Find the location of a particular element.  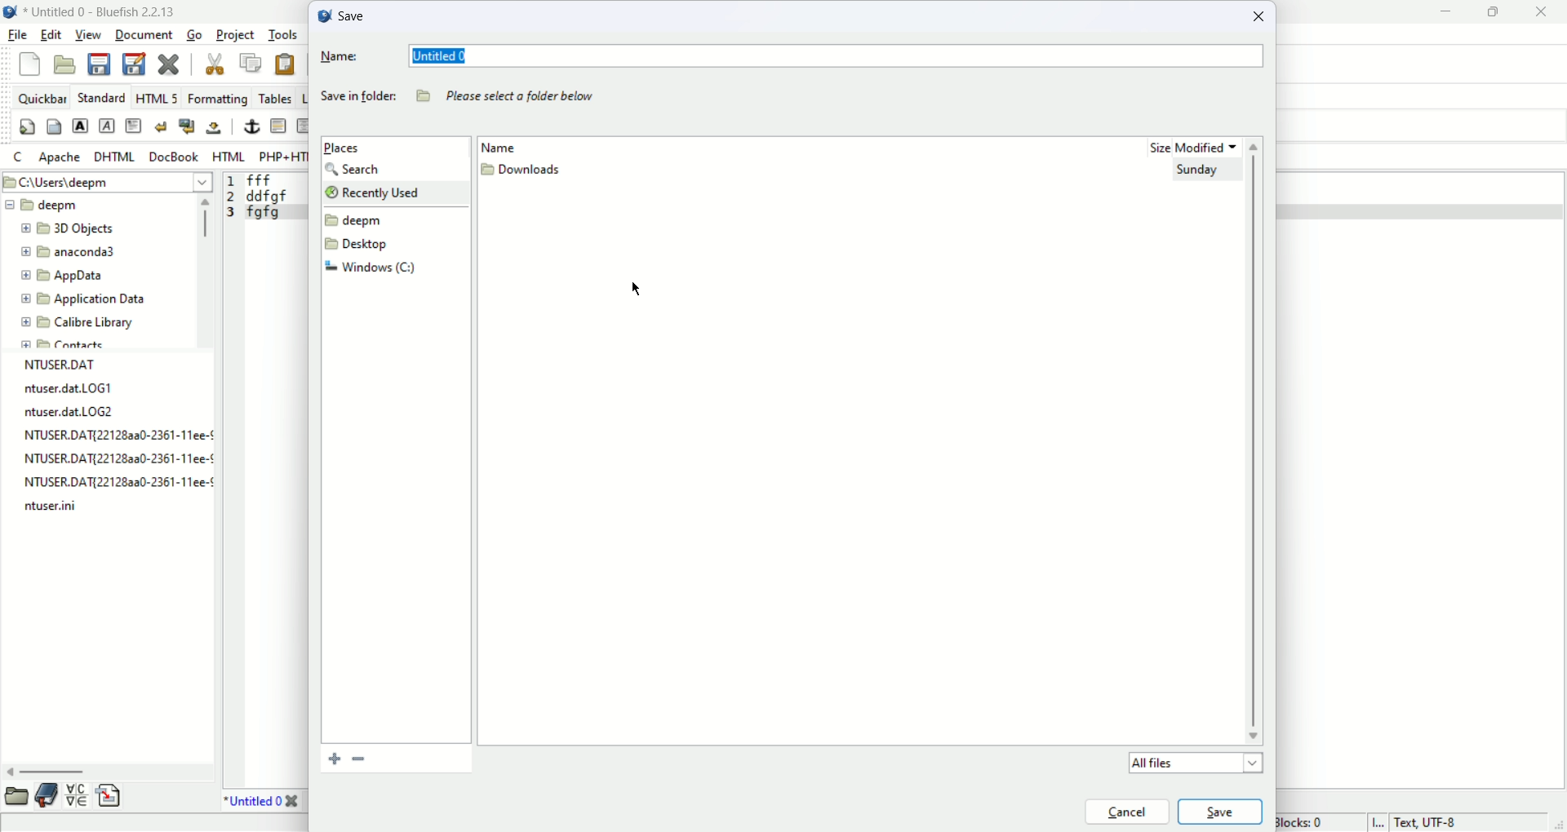

anchor is located at coordinates (249, 128).